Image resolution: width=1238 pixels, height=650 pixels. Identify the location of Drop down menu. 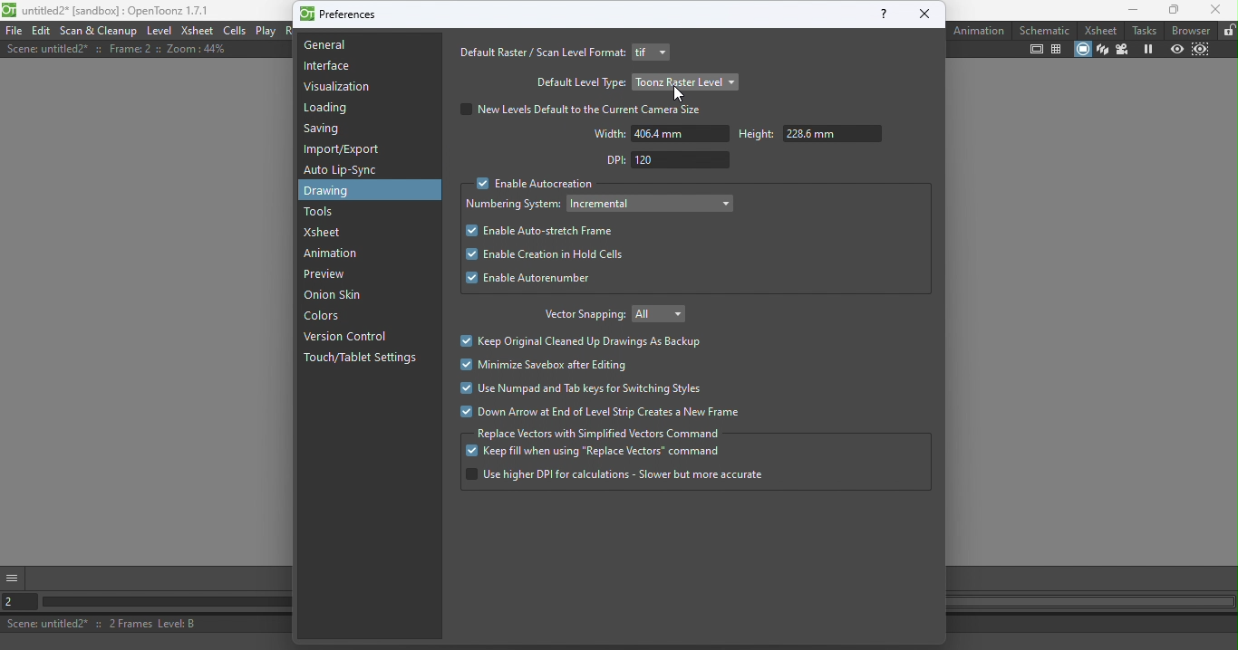
(665, 312).